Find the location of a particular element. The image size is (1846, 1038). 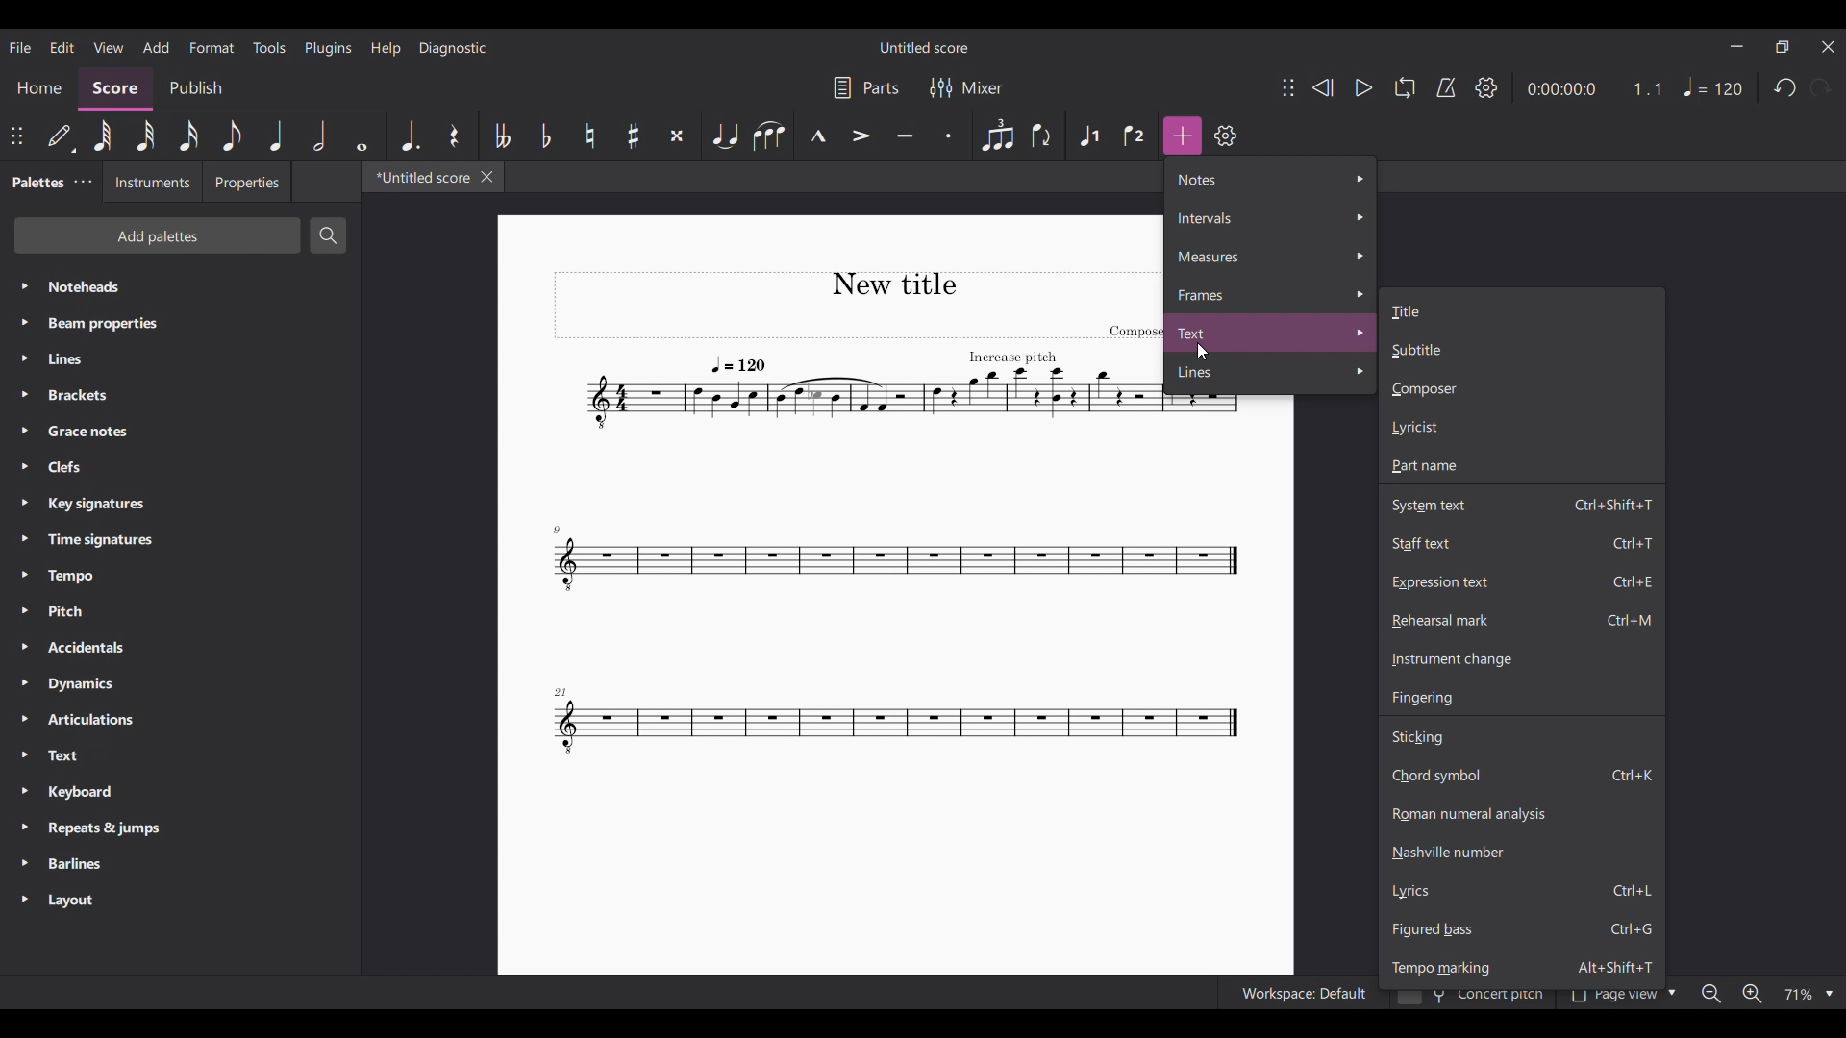

Keyboard is located at coordinates (180, 792).